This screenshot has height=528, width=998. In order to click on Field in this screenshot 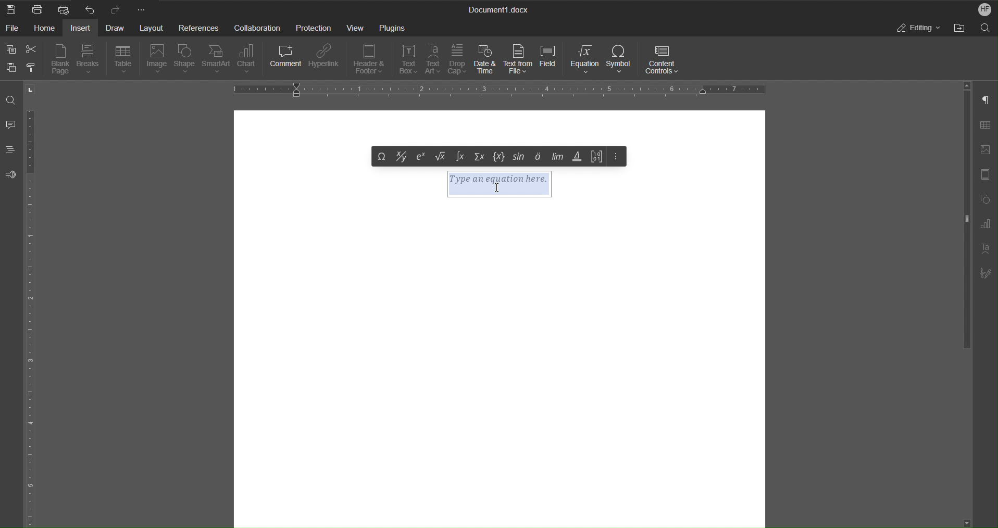, I will do `click(550, 61)`.